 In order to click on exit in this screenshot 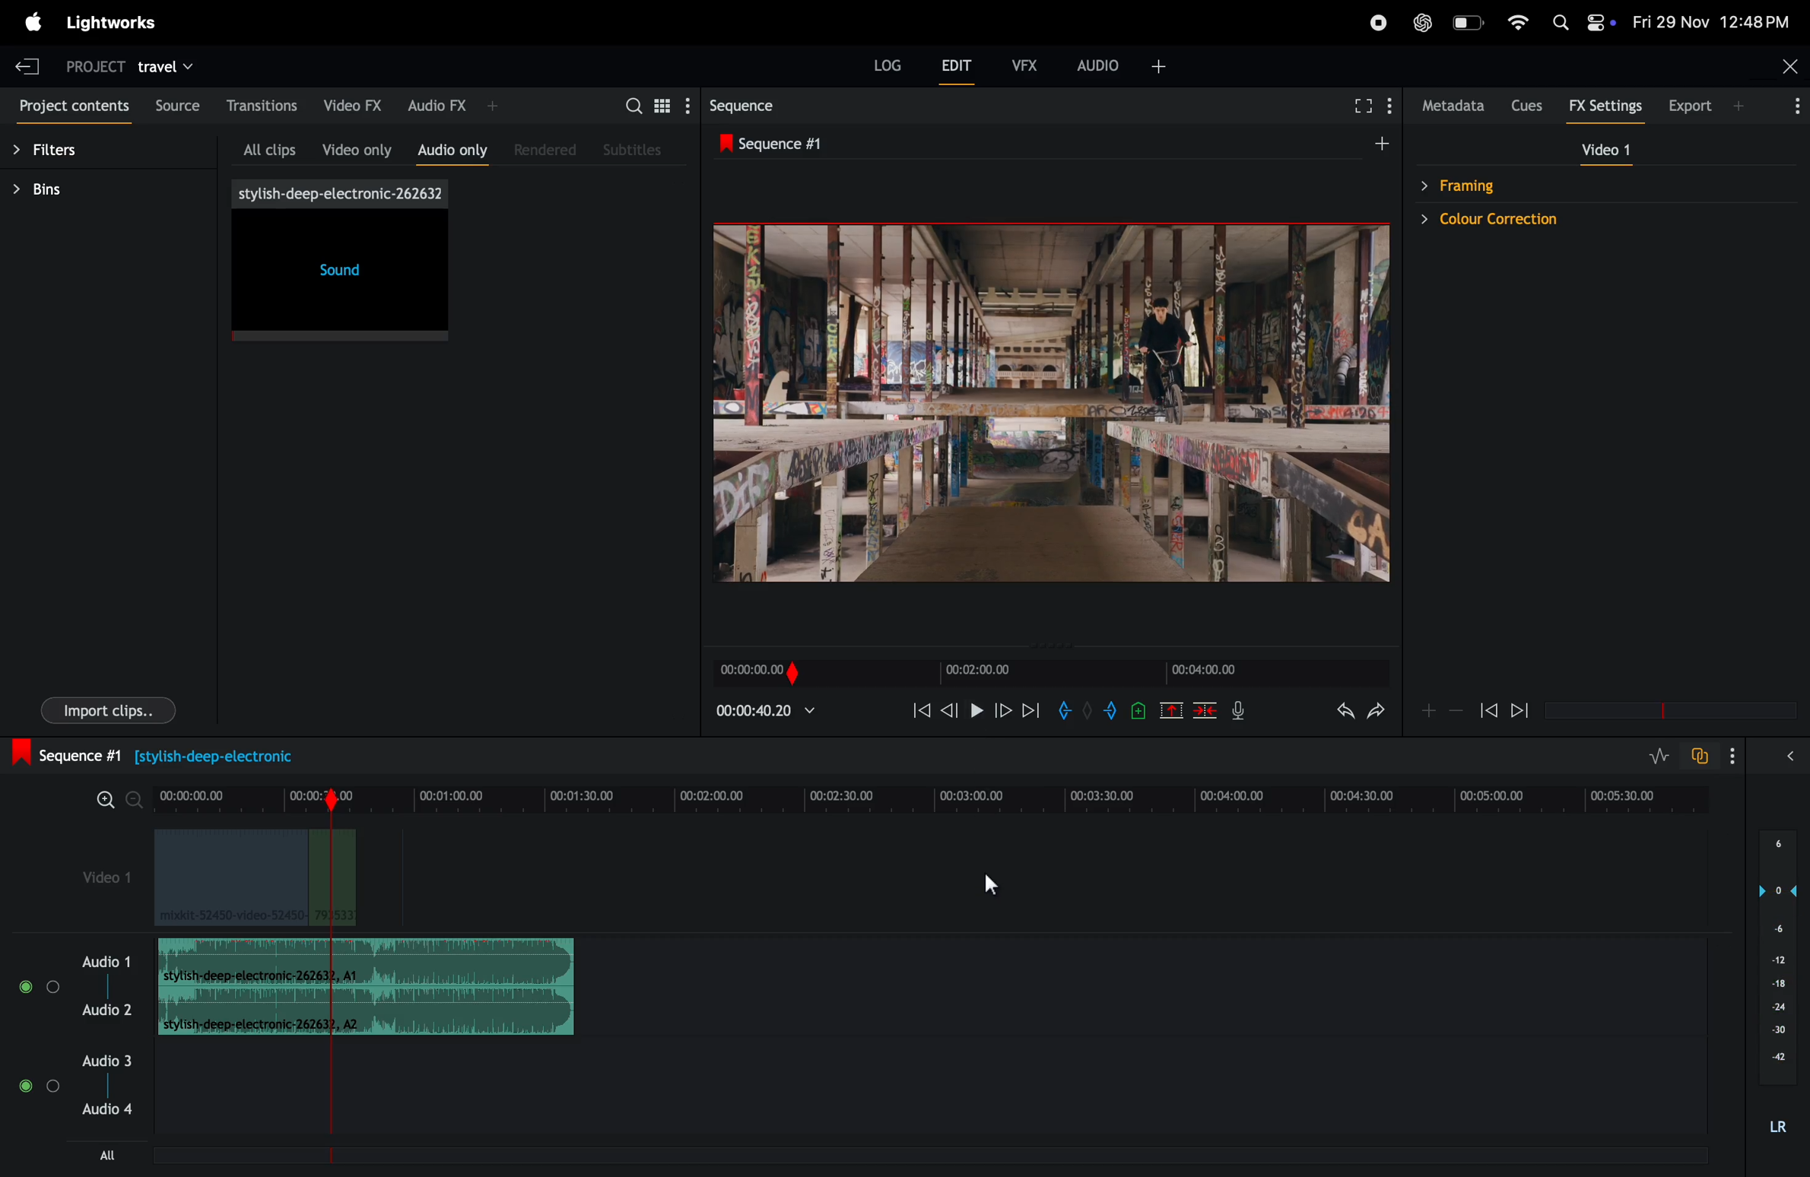, I will do `click(27, 62)`.